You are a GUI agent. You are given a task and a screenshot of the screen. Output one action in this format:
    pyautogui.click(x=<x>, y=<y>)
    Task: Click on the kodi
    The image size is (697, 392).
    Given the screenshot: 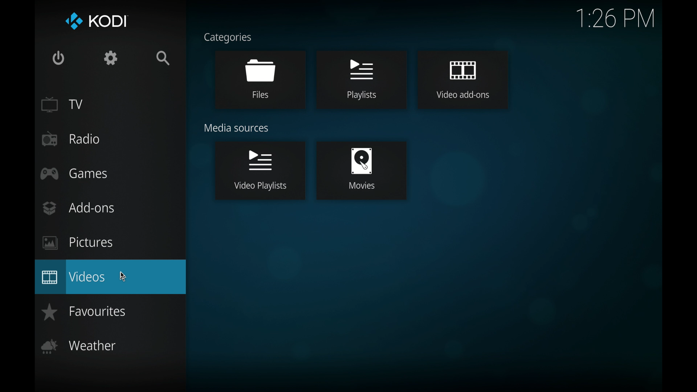 What is the action you would take?
    pyautogui.click(x=96, y=21)
    